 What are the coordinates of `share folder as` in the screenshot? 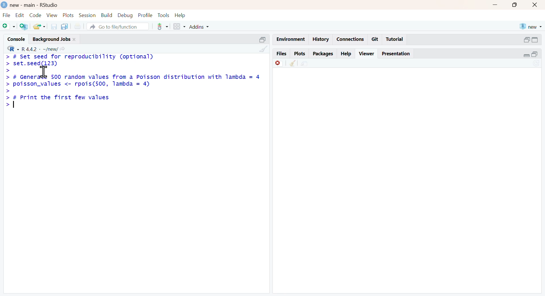 It's located at (40, 26).